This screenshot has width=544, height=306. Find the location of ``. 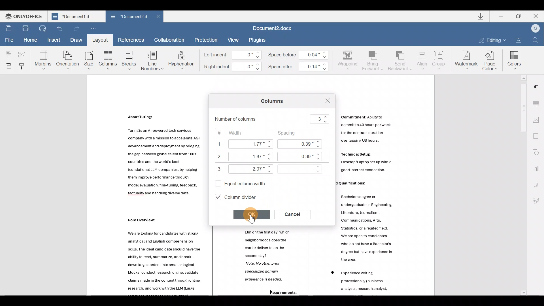

 is located at coordinates (362, 279).